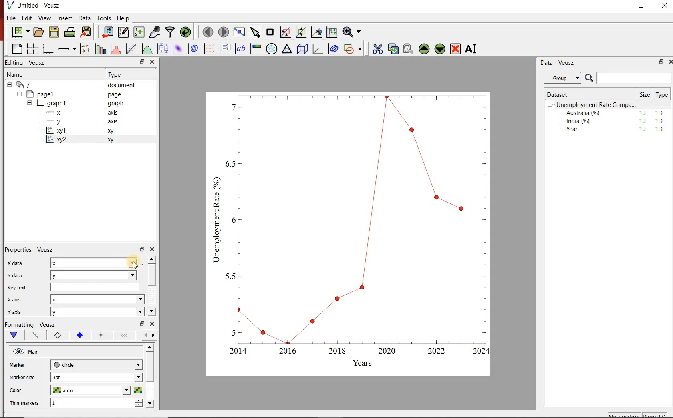  I want to click on Type, so click(125, 74).